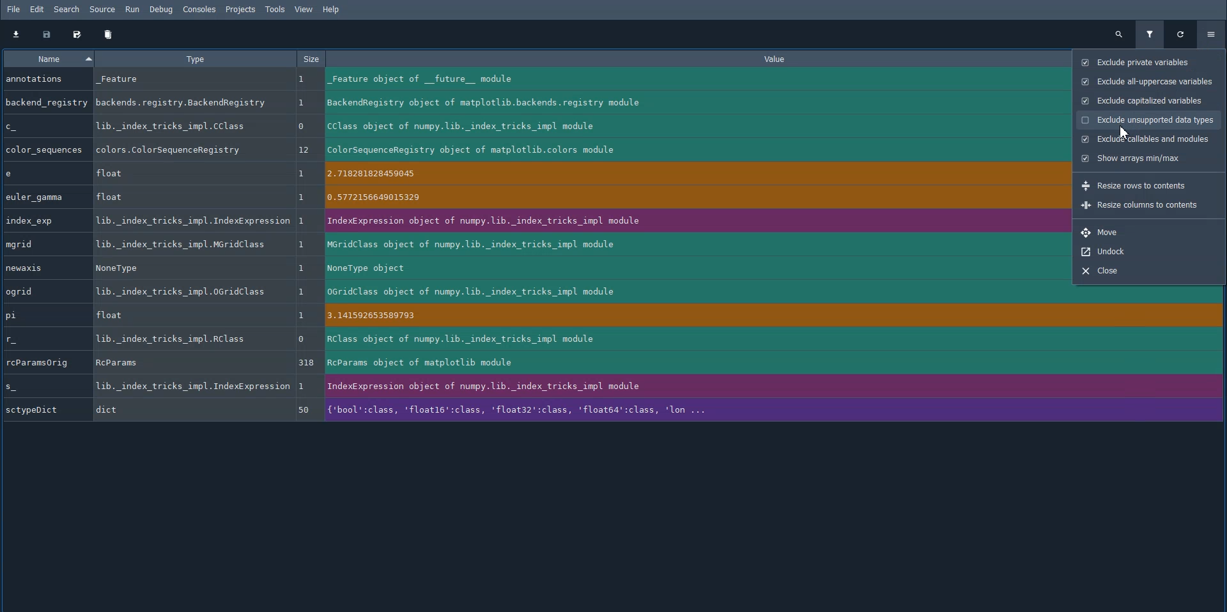 Image resolution: width=1227 pixels, height=612 pixels. I want to click on Refresh variables, so click(1181, 34).